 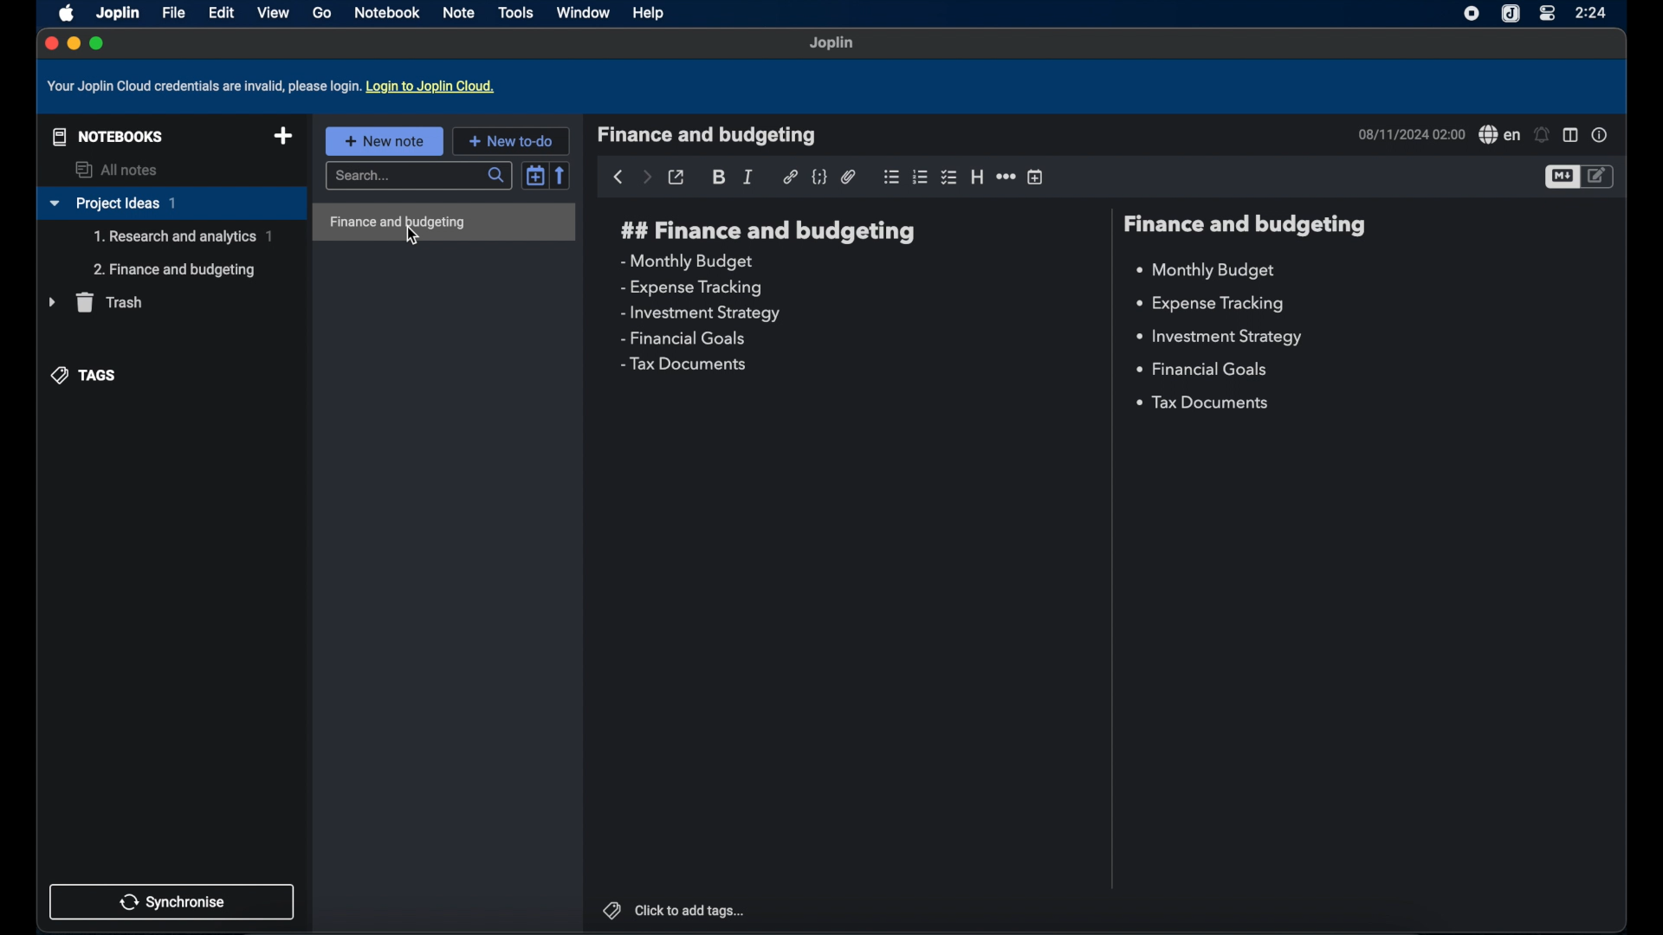 What do you see at coordinates (691, 287) in the screenshot?
I see `expense tracking` at bounding box center [691, 287].